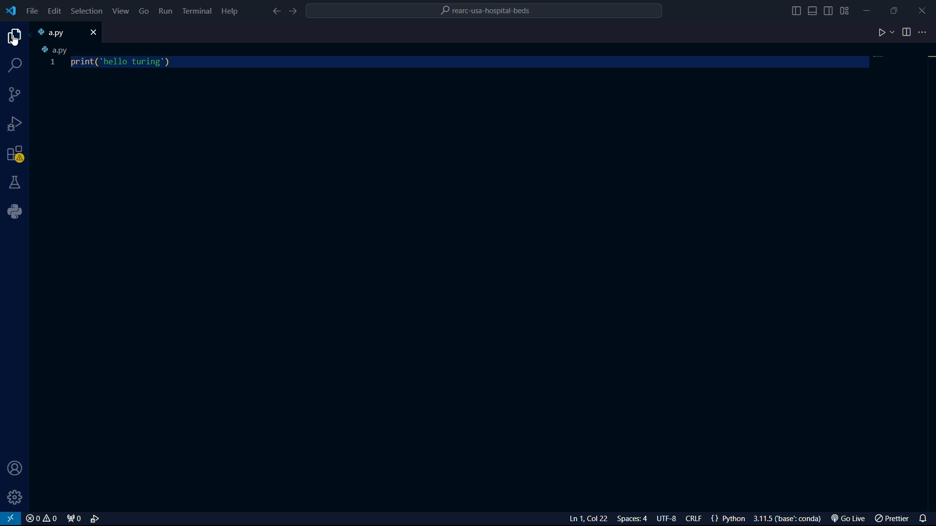 This screenshot has height=526, width=936. I want to click on go back, so click(274, 11).